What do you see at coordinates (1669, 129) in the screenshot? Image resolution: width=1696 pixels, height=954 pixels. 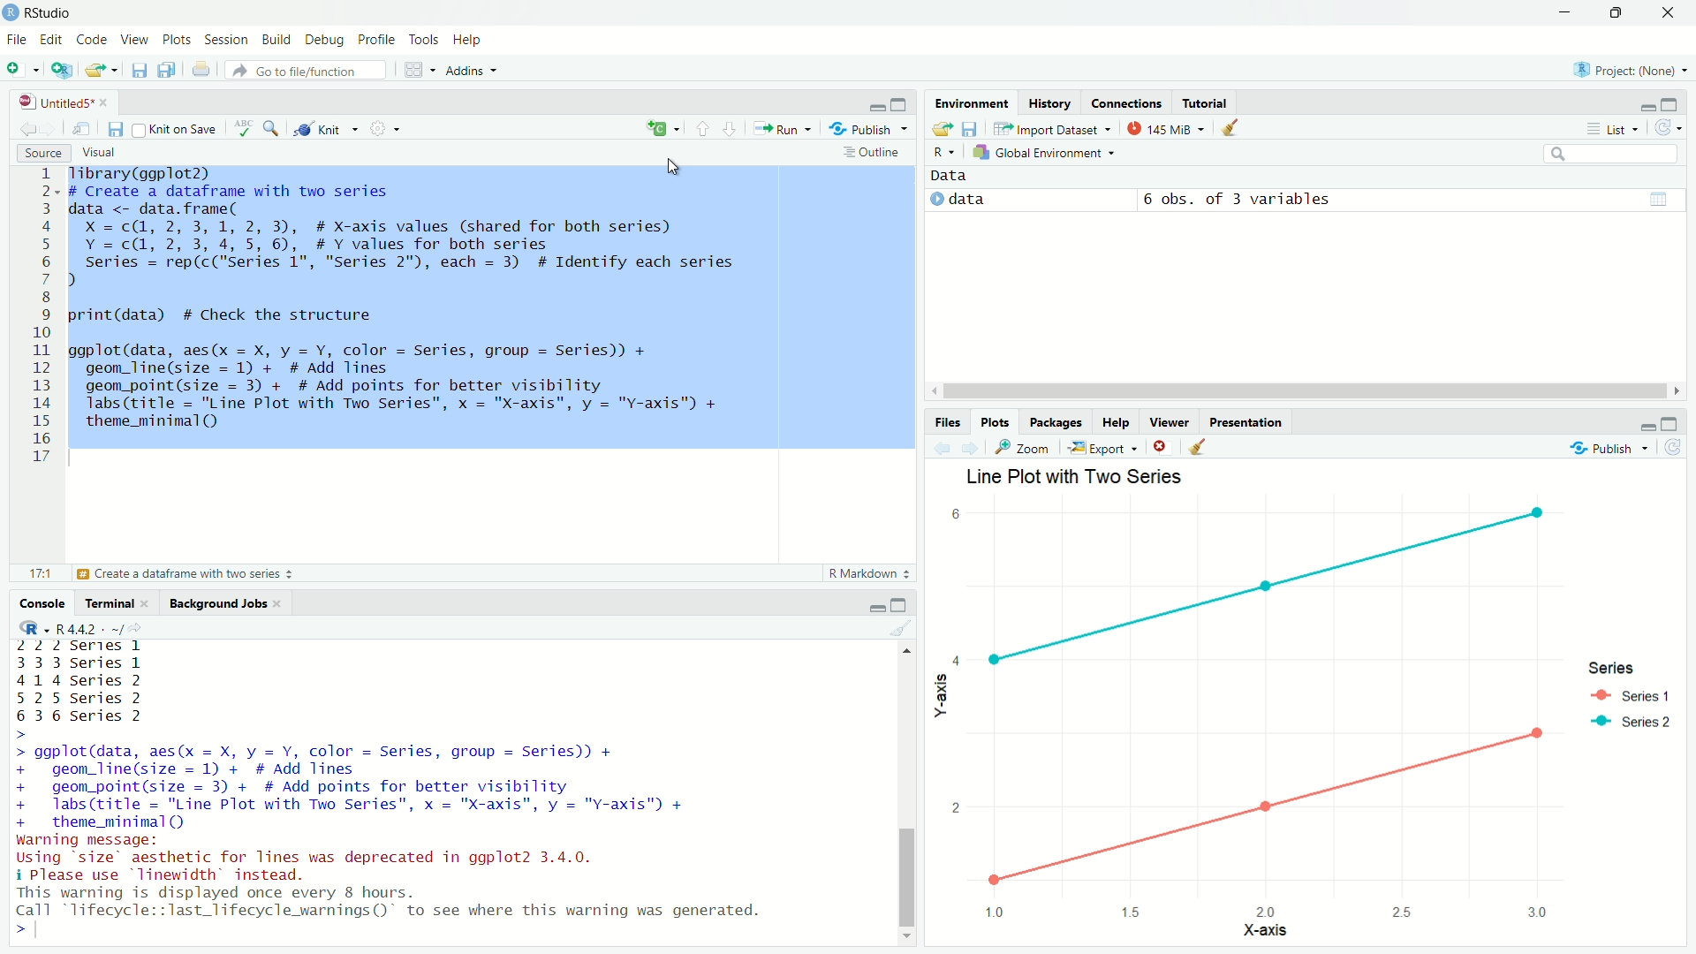 I see `Refresh the list of object in the Environment` at bounding box center [1669, 129].